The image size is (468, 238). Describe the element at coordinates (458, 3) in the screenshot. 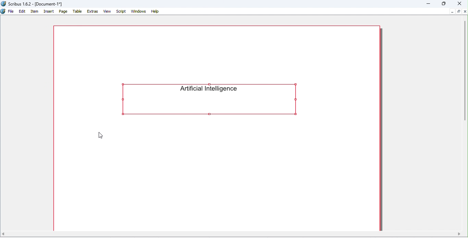

I see `Close` at that location.